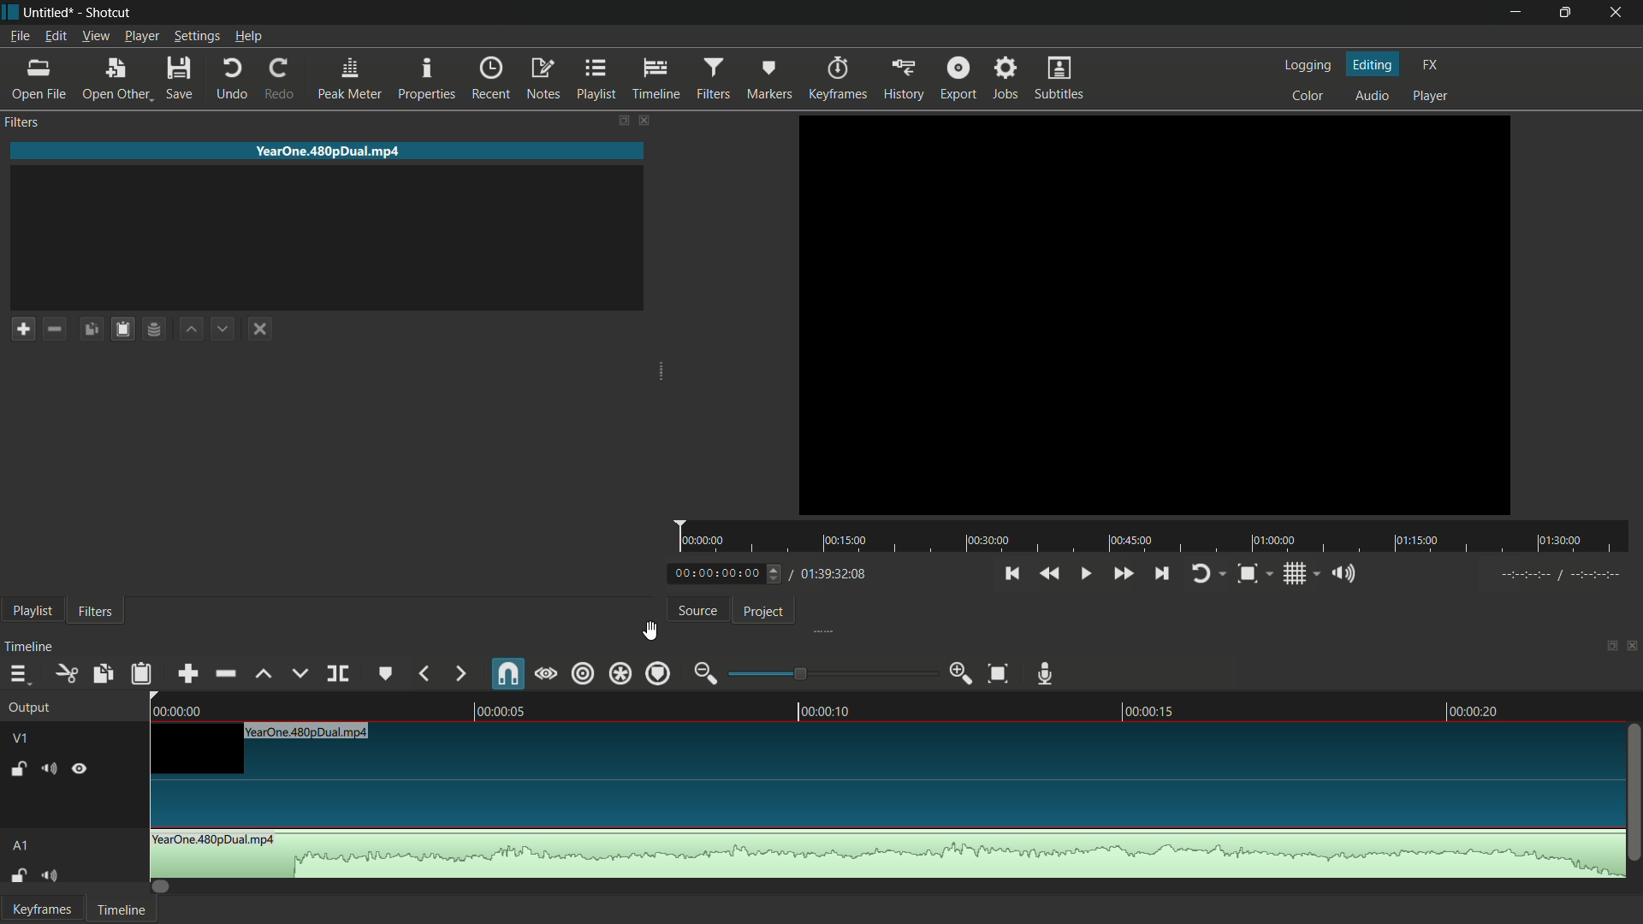  Describe the element at coordinates (1606, 648) in the screenshot. I see `change layout` at that location.